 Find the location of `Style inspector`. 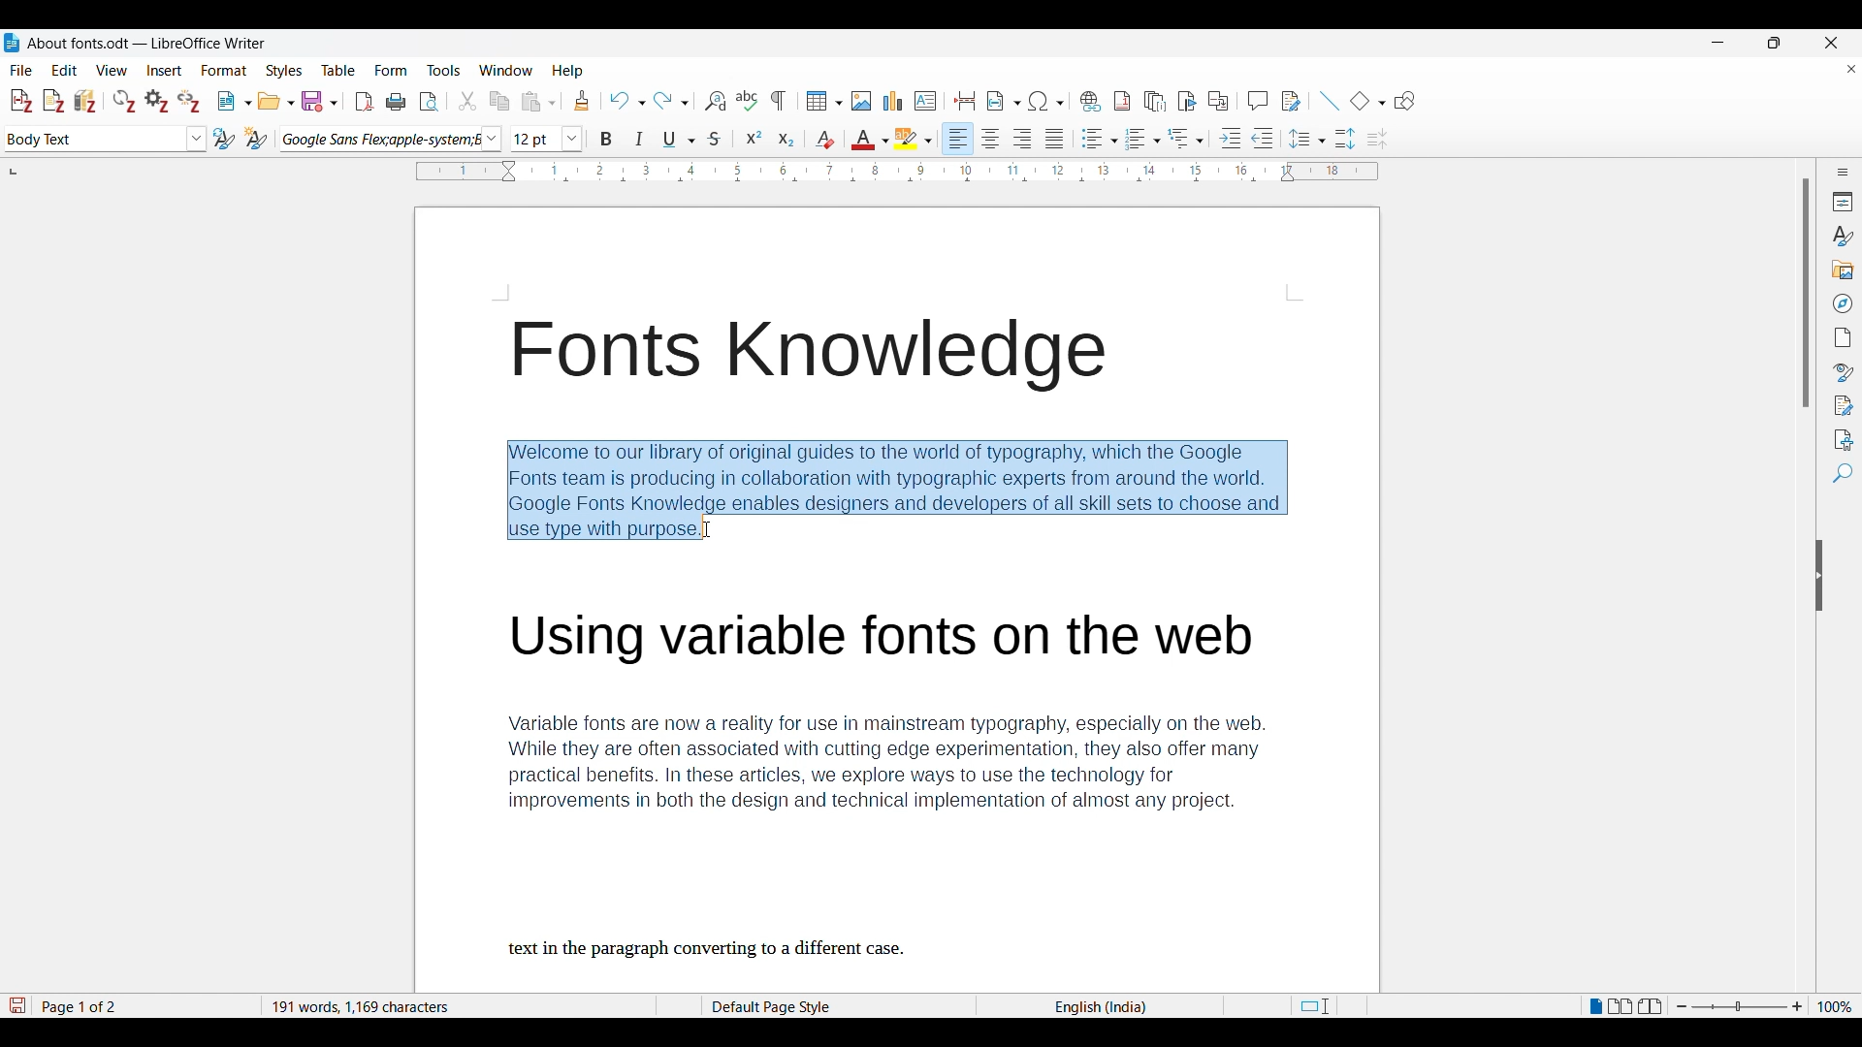

Style inspector is located at coordinates (1843, 372).